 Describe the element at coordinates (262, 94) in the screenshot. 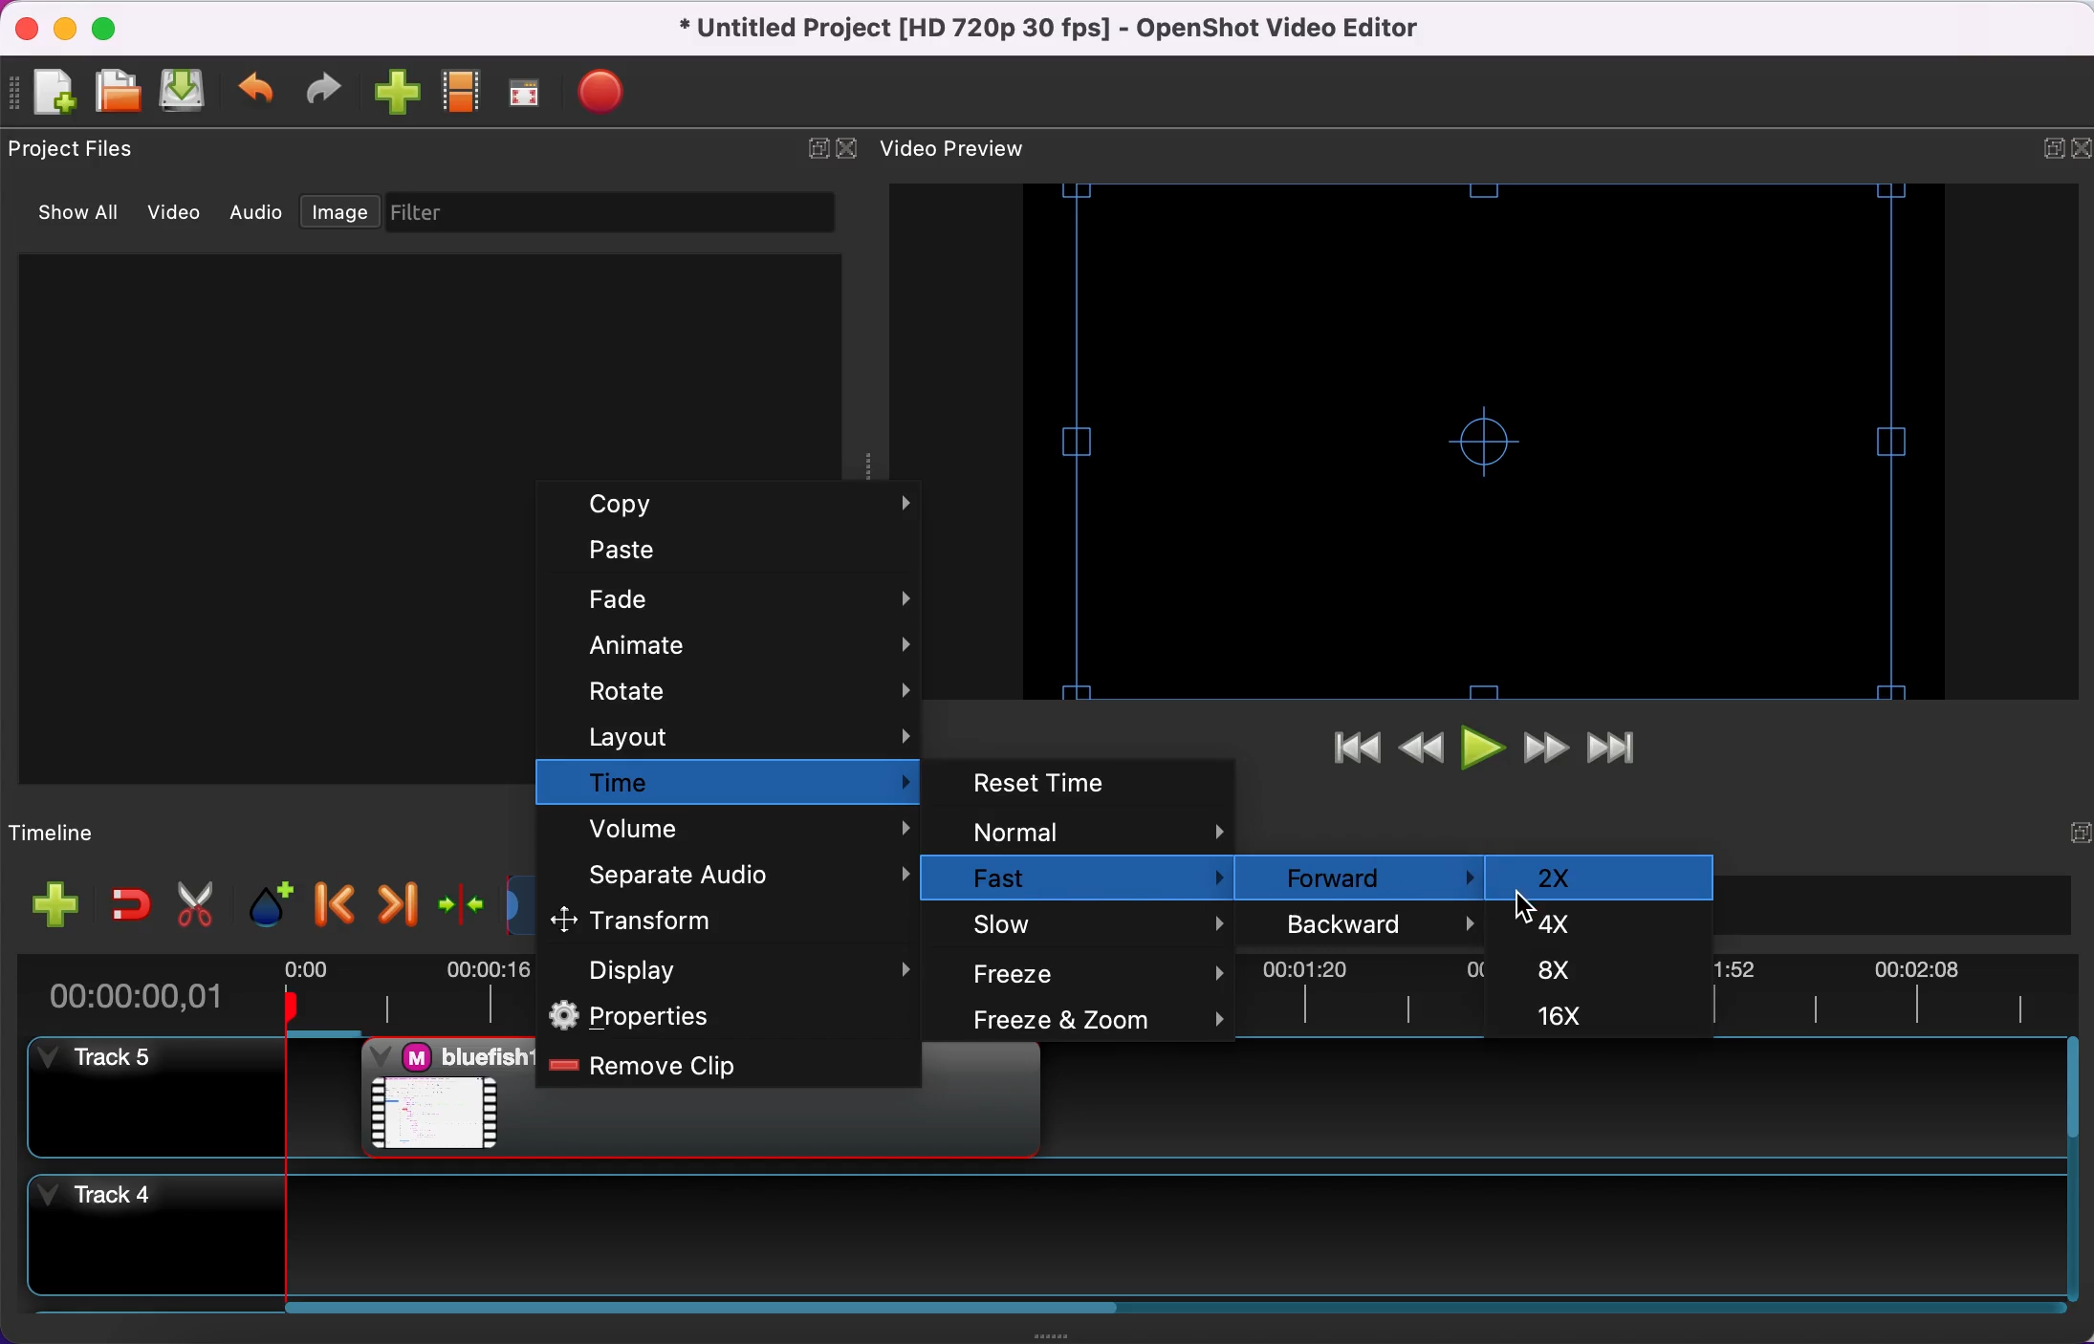

I see `undo` at that location.